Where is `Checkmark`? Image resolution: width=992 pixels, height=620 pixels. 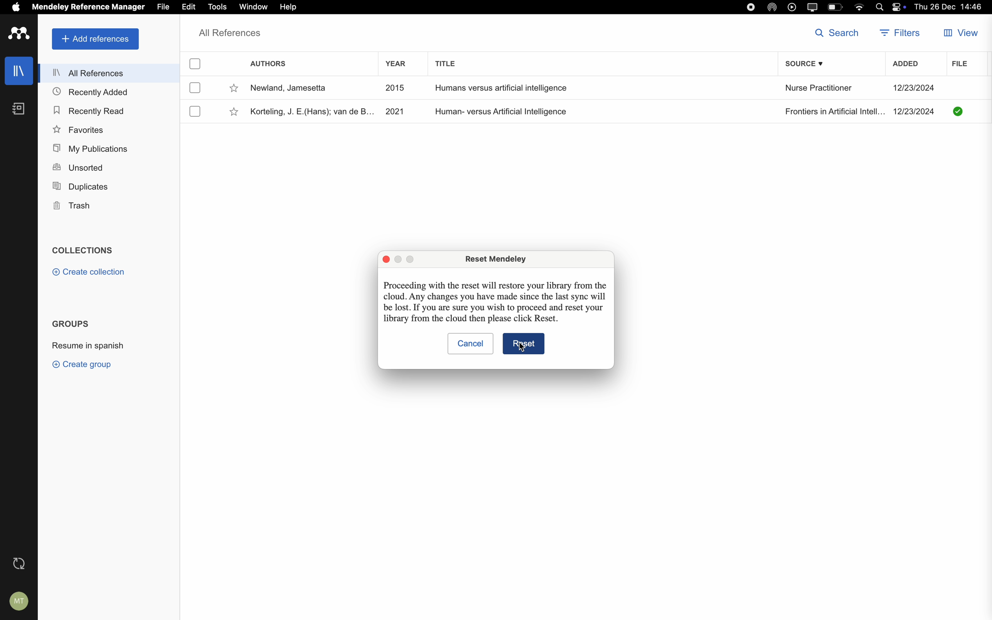 Checkmark is located at coordinates (959, 112).